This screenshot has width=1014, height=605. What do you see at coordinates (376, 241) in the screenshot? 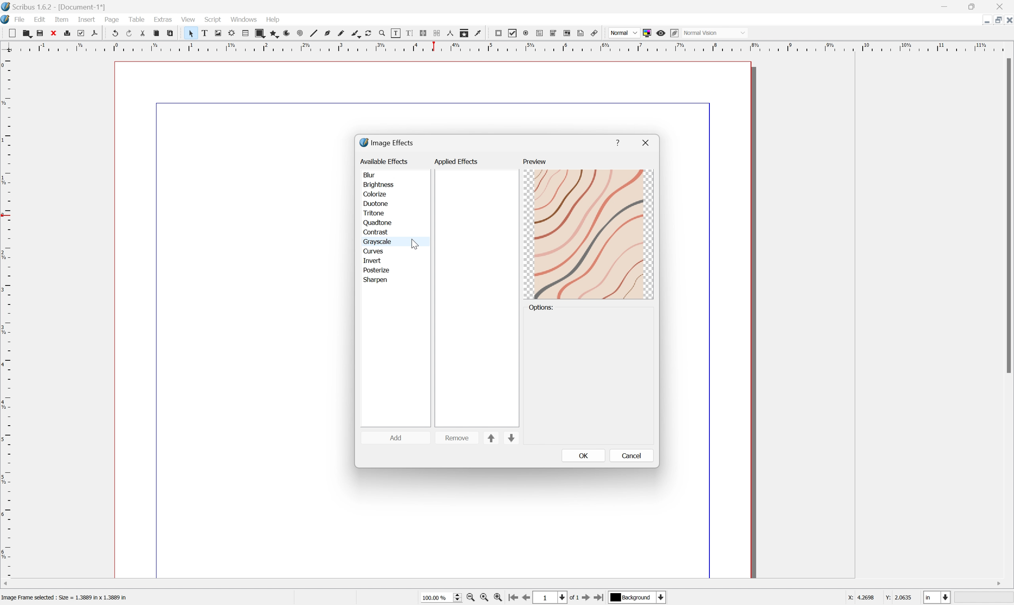
I see `grayscale` at bounding box center [376, 241].